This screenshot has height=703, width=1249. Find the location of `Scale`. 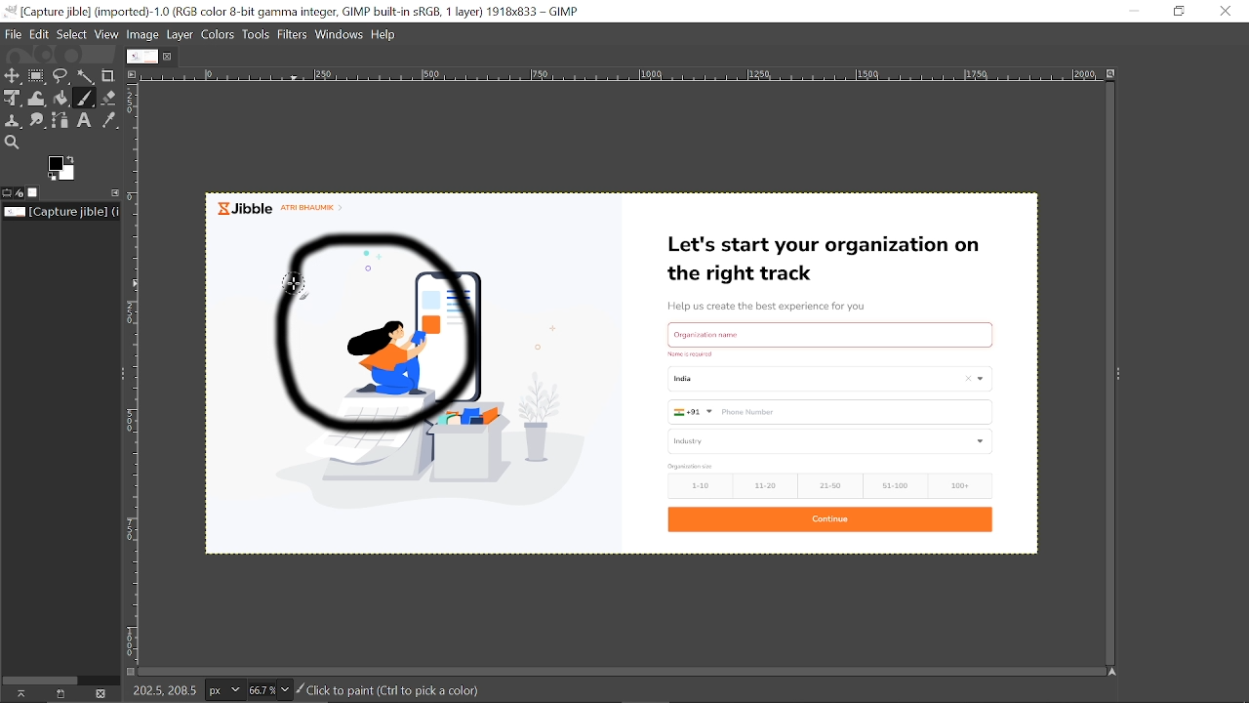

Scale is located at coordinates (138, 381).